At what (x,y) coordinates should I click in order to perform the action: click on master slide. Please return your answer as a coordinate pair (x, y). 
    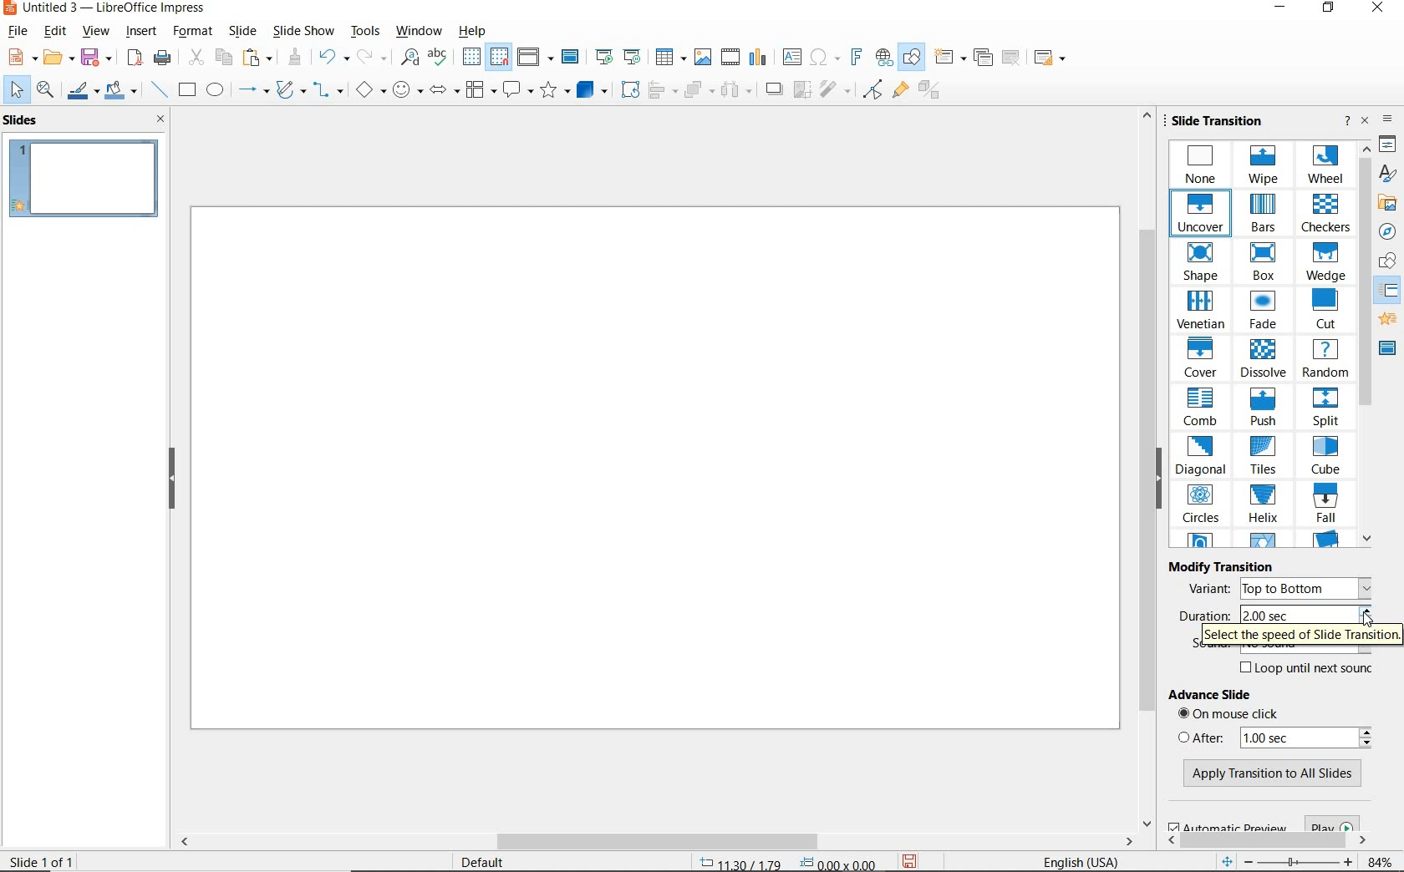
    Looking at the image, I should click on (1388, 347).